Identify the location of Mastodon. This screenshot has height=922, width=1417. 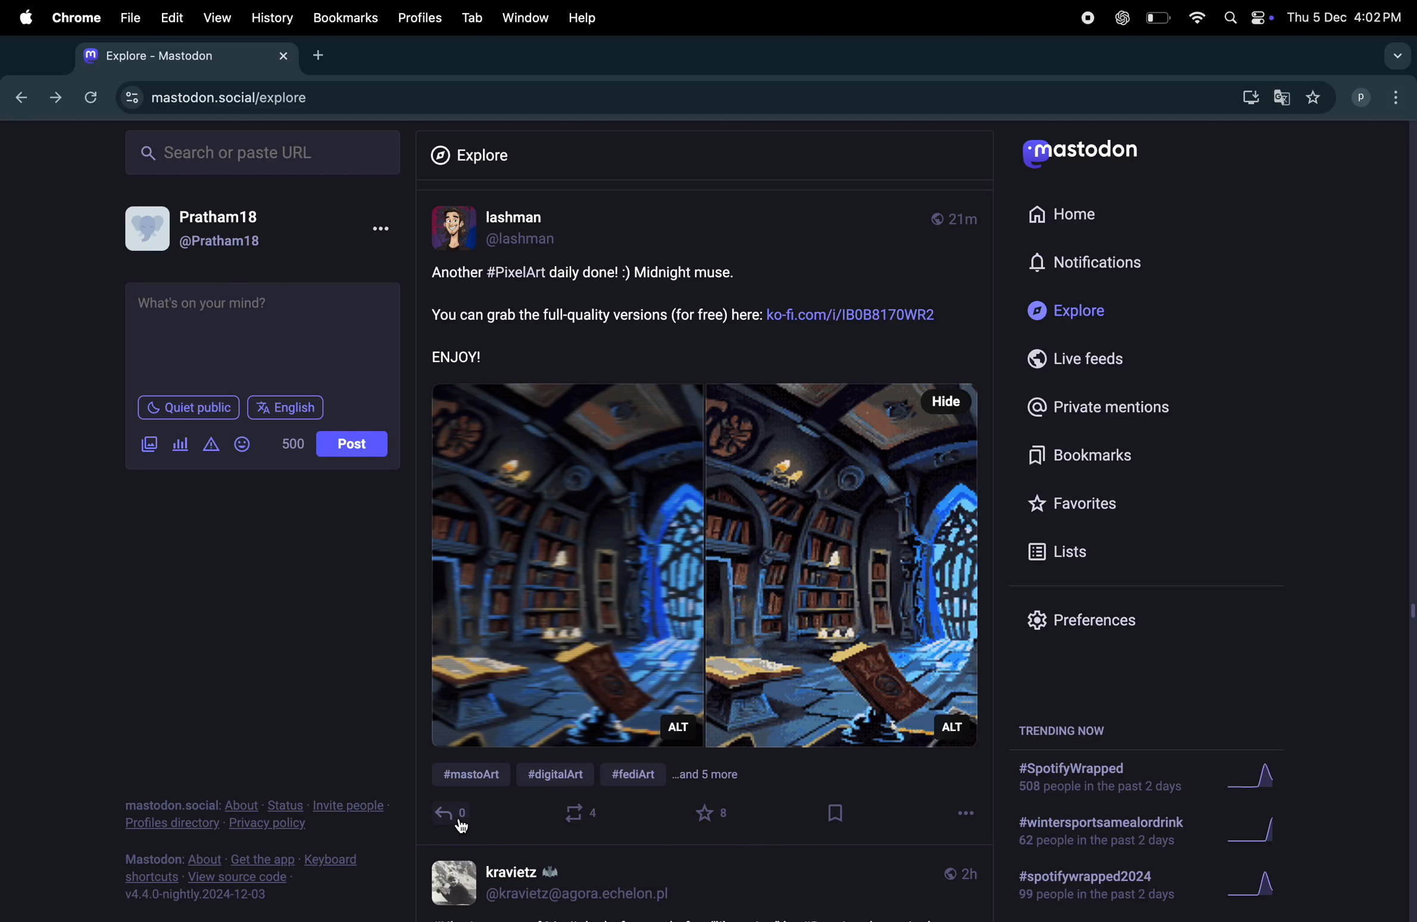
(1088, 151).